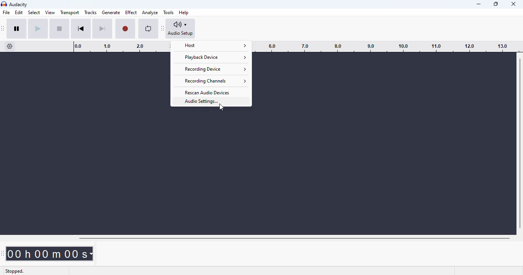 Image resolution: width=523 pixels, height=275 pixels. Describe the element at coordinates (51, 253) in the screenshot. I see `time` at that location.